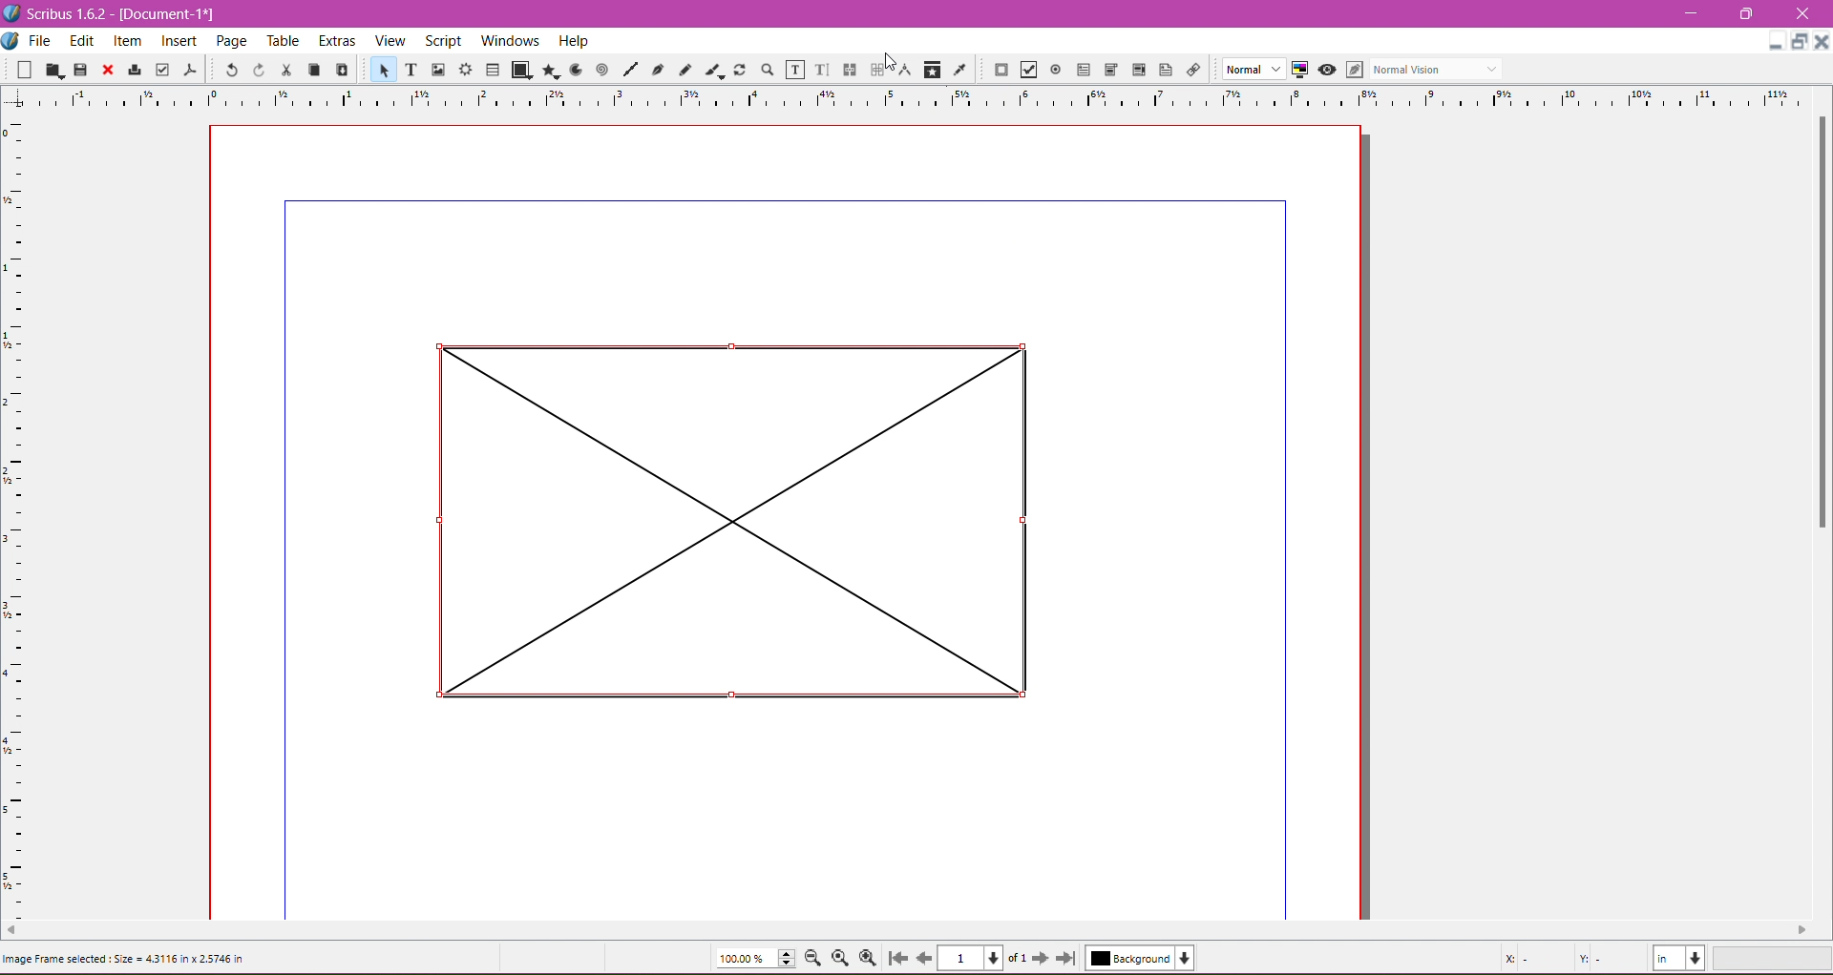  I want to click on Redo, so click(259, 71).